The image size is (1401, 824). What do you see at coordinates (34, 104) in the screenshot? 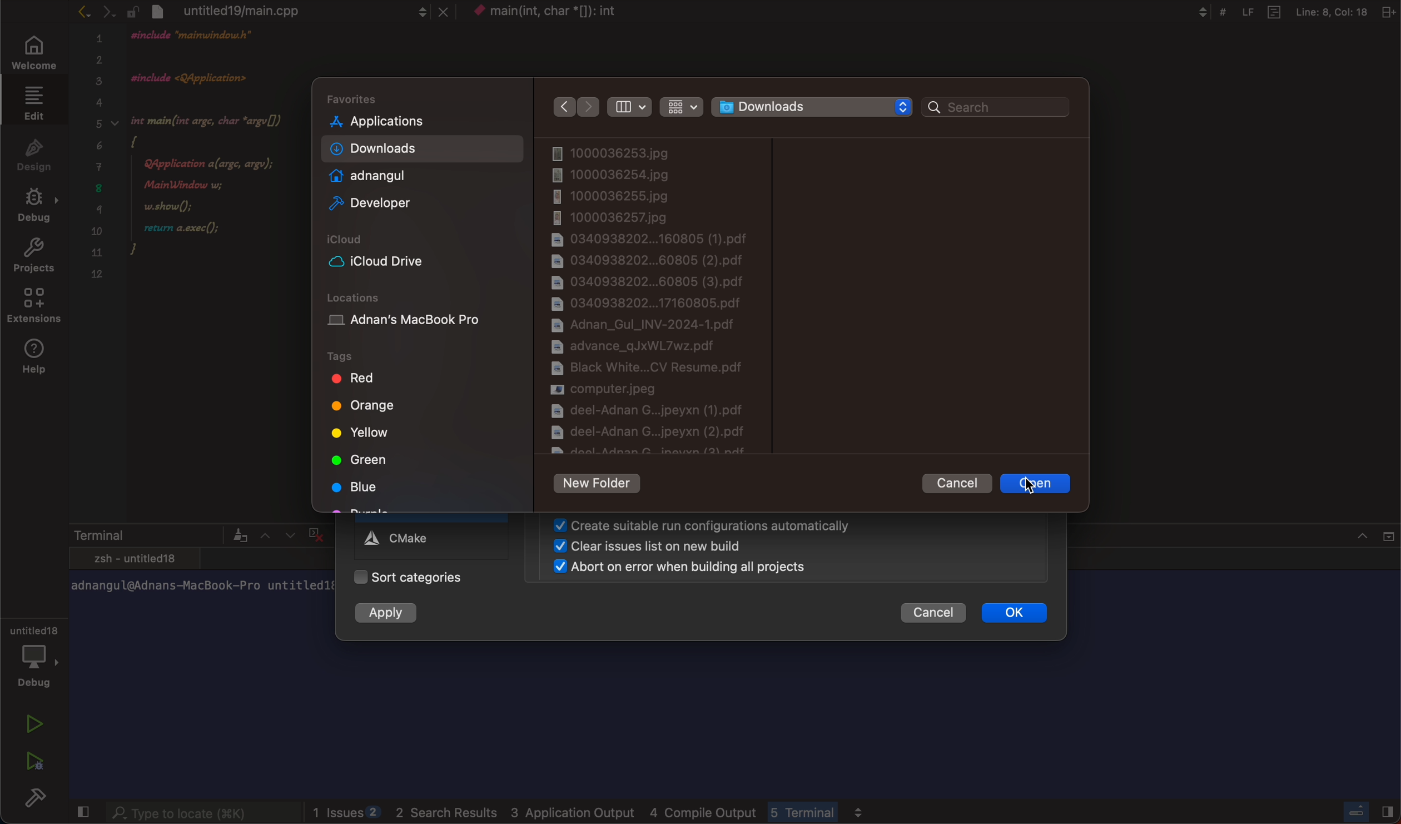
I see `edit` at bounding box center [34, 104].